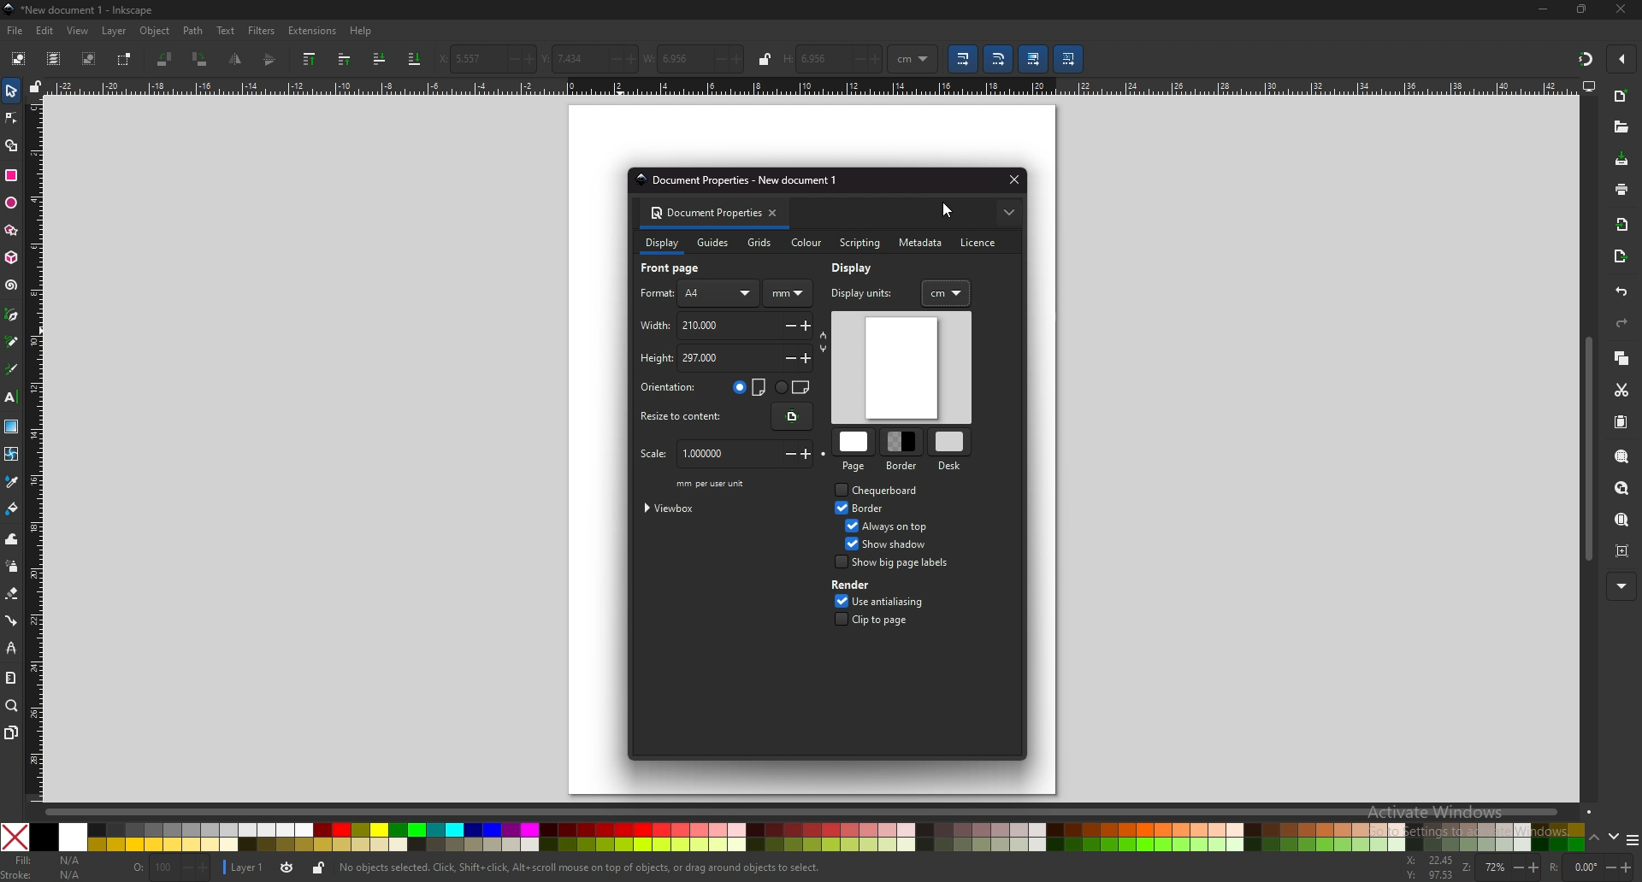  I want to click on mm, so click(902, 58).